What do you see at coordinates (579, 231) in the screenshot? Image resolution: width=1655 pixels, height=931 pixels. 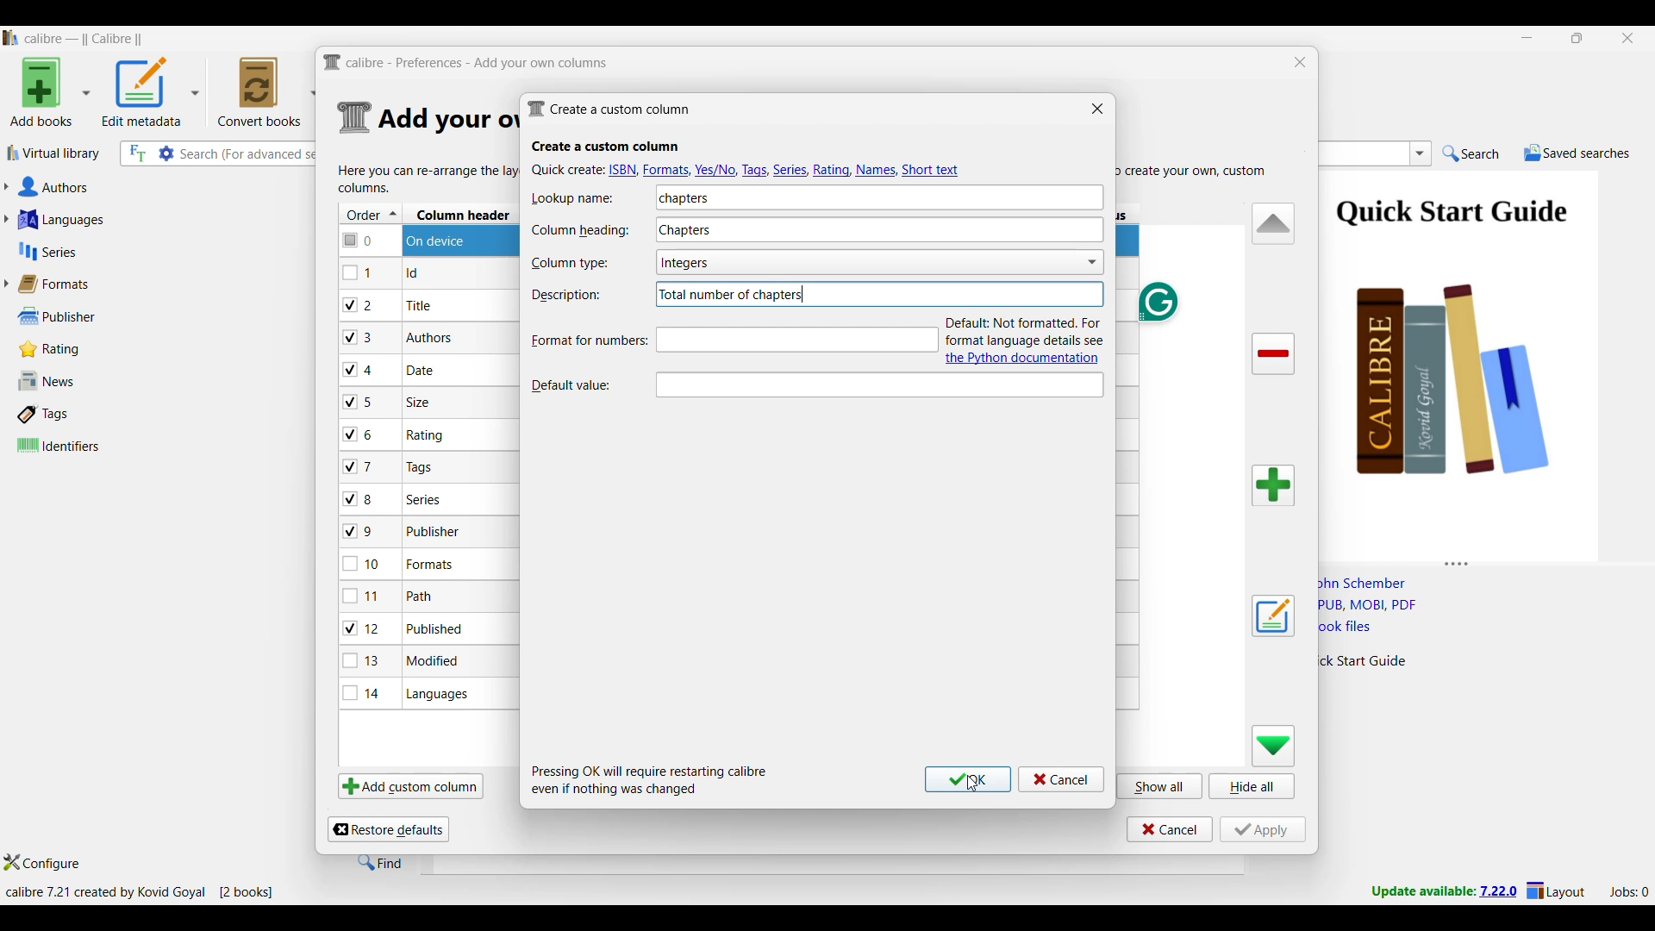 I see `Indicates Column heading text box` at bounding box center [579, 231].